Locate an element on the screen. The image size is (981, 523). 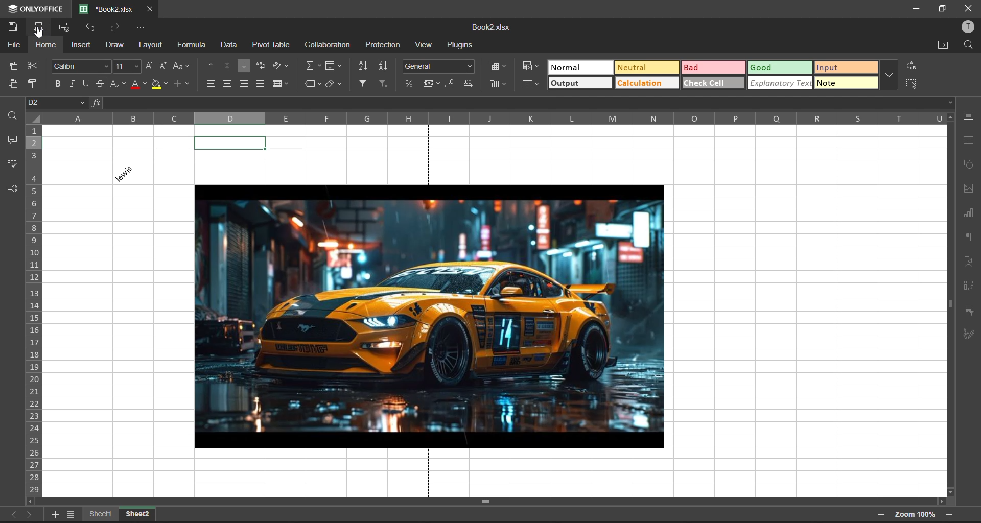
format as table is located at coordinates (529, 85).